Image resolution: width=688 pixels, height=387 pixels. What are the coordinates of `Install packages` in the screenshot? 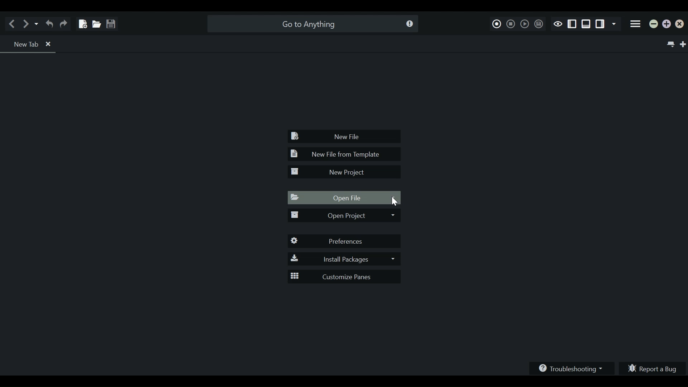 It's located at (343, 259).